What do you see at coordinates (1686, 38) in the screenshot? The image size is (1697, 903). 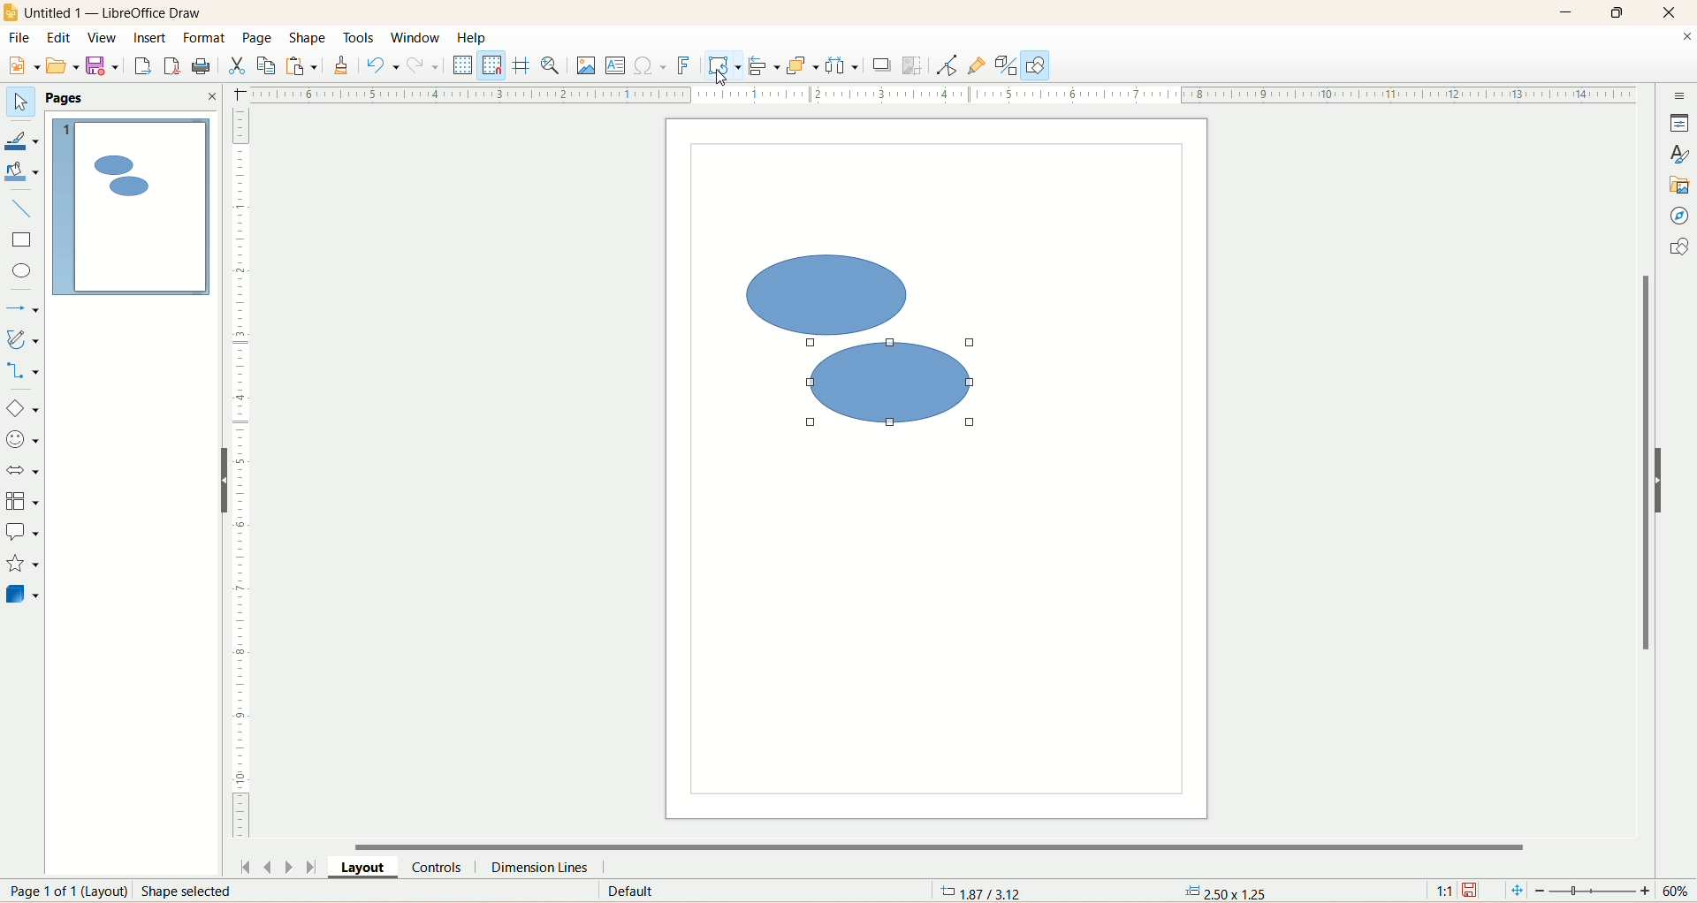 I see `close documents` at bounding box center [1686, 38].